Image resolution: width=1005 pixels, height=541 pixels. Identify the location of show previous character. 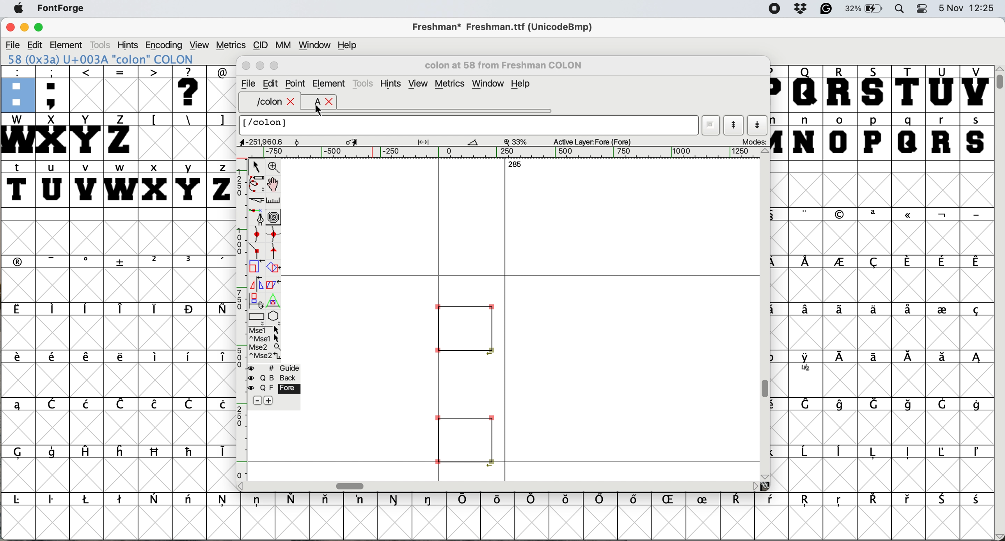
(732, 123).